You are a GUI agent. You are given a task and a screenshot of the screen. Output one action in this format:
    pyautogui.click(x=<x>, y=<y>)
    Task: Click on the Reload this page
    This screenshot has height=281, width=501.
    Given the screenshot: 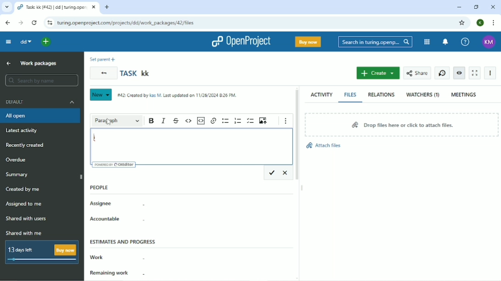 What is the action you would take?
    pyautogui.click(x=34, y=22)
    